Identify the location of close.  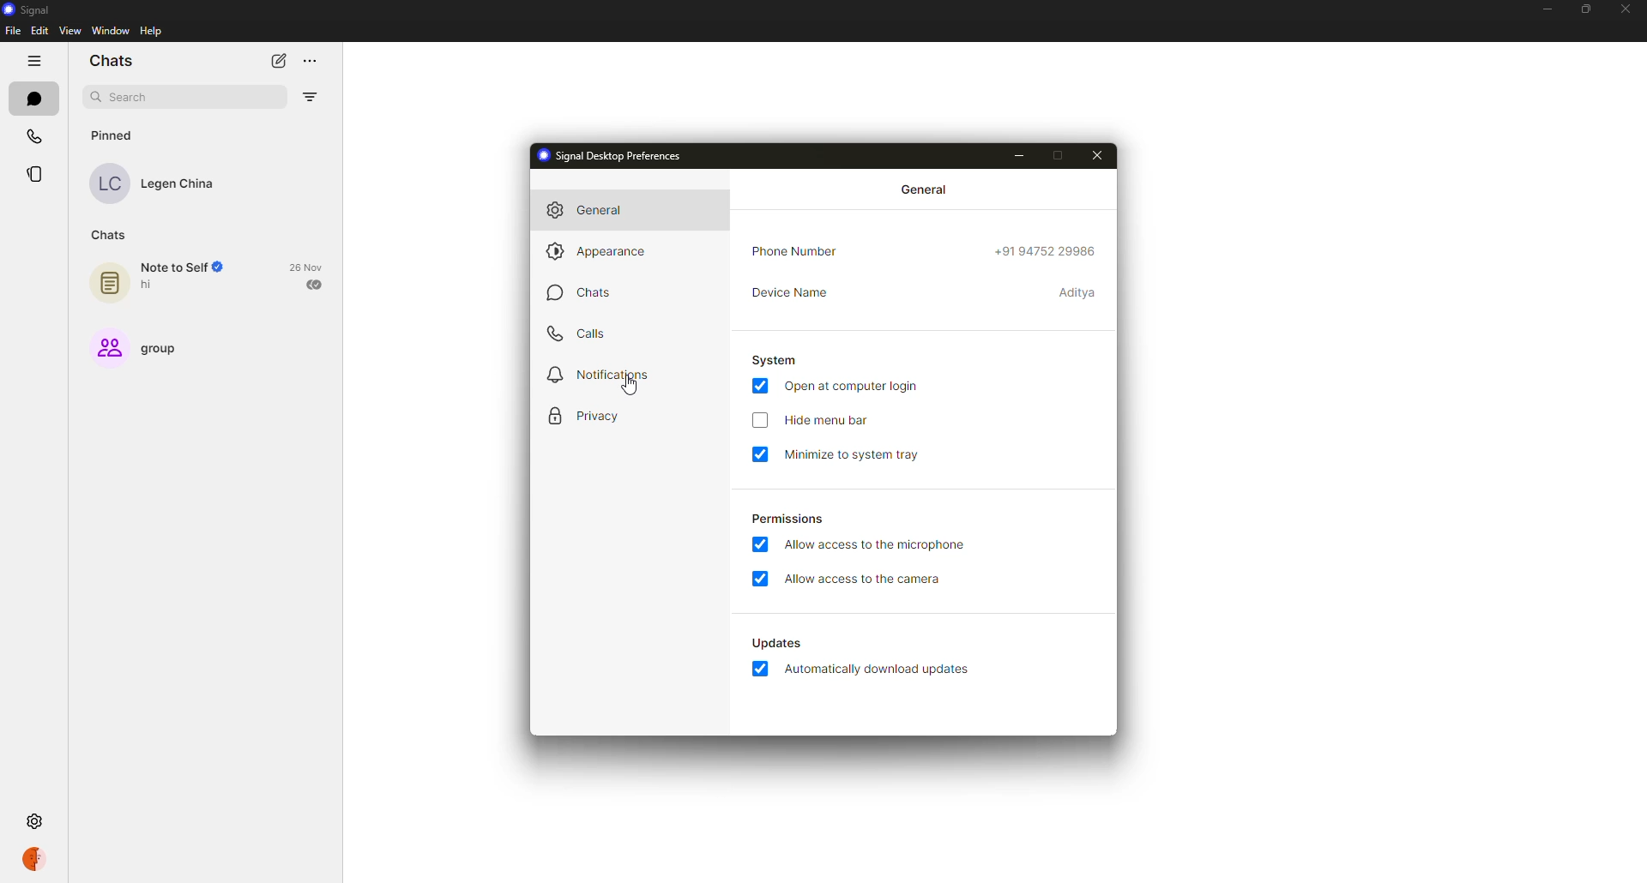
(1098, 153).